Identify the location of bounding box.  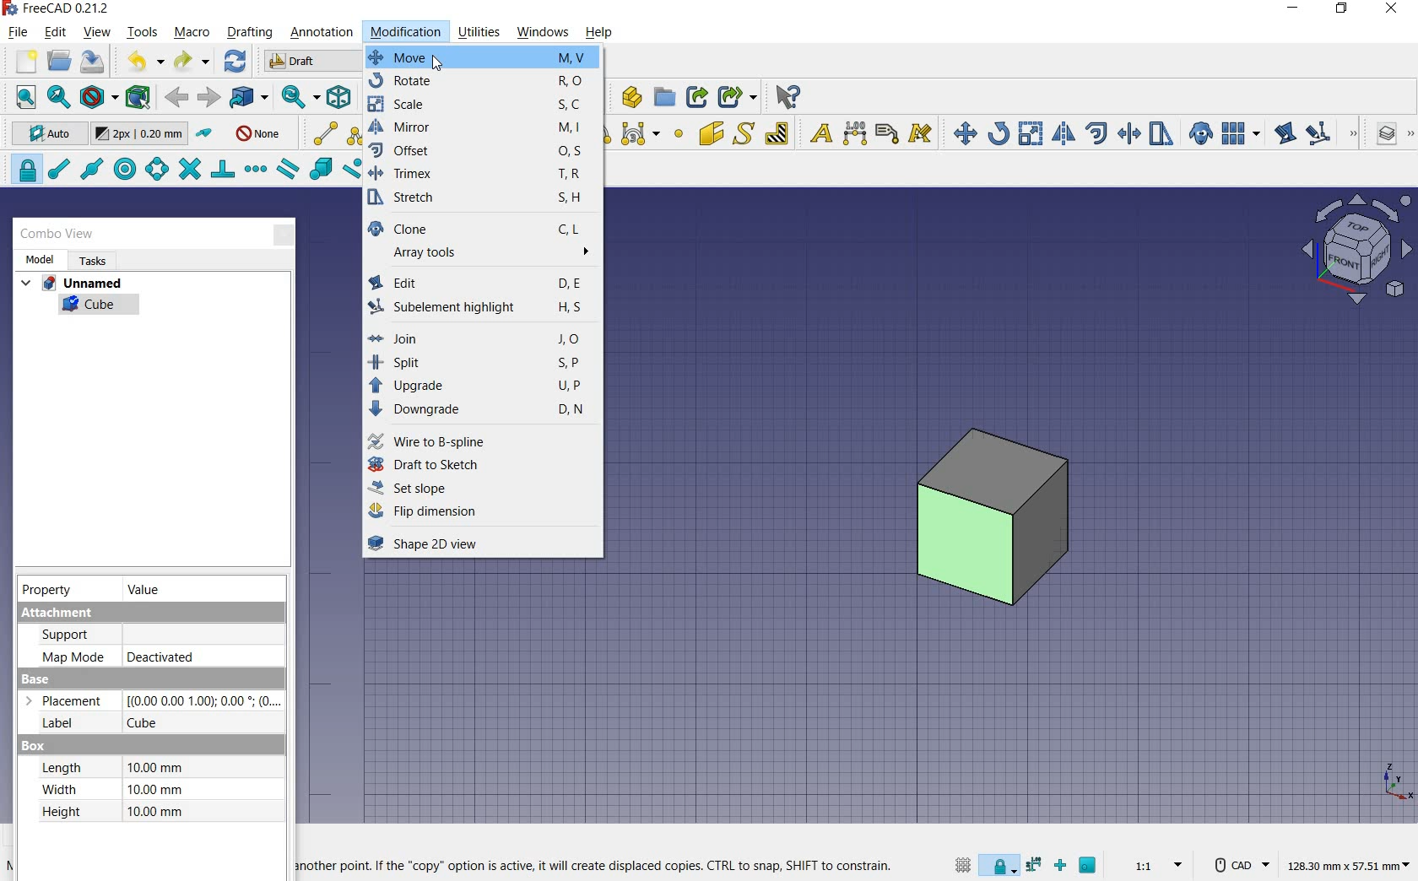
(138, 97).